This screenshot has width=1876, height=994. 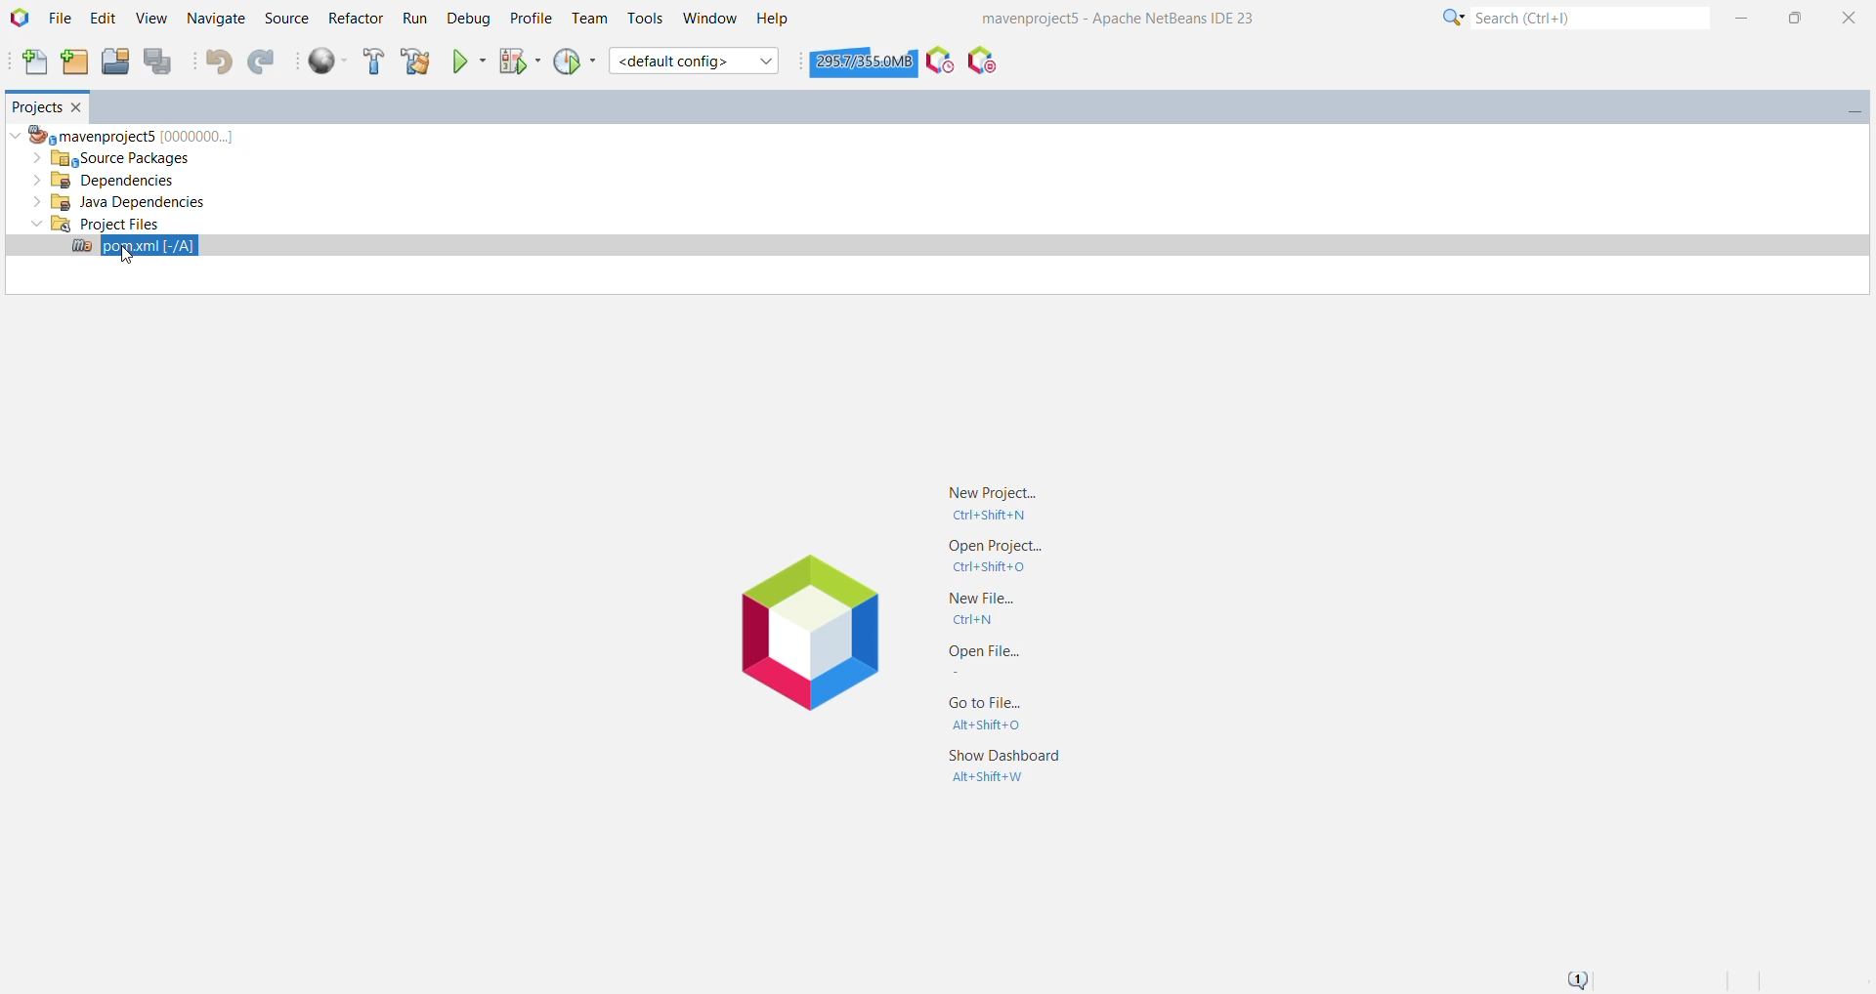 I want to click on Java Dependencies, so click(x=119, y=203).